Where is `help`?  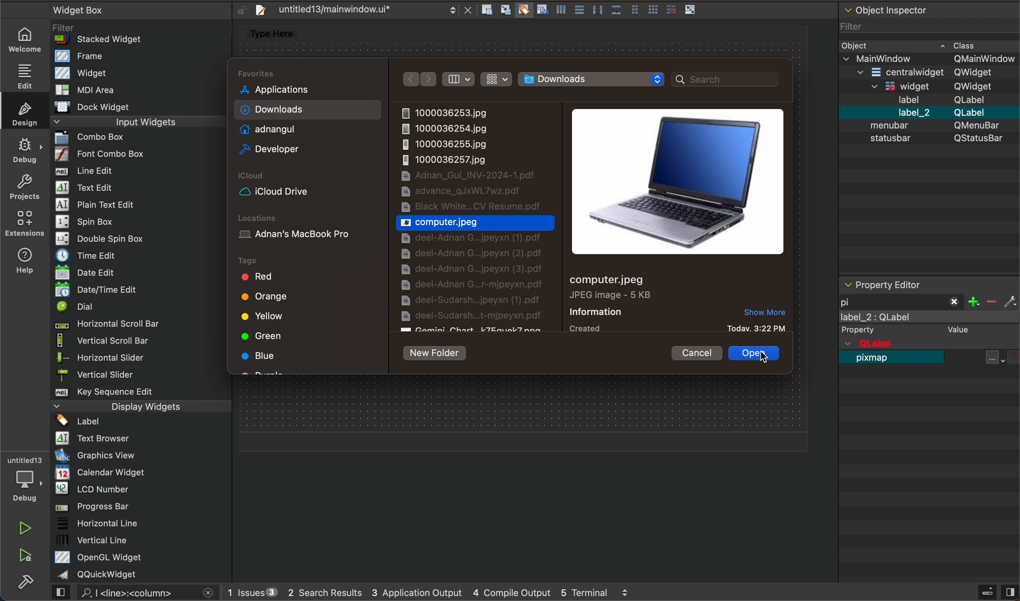
help is located at coordinates (28, 259).